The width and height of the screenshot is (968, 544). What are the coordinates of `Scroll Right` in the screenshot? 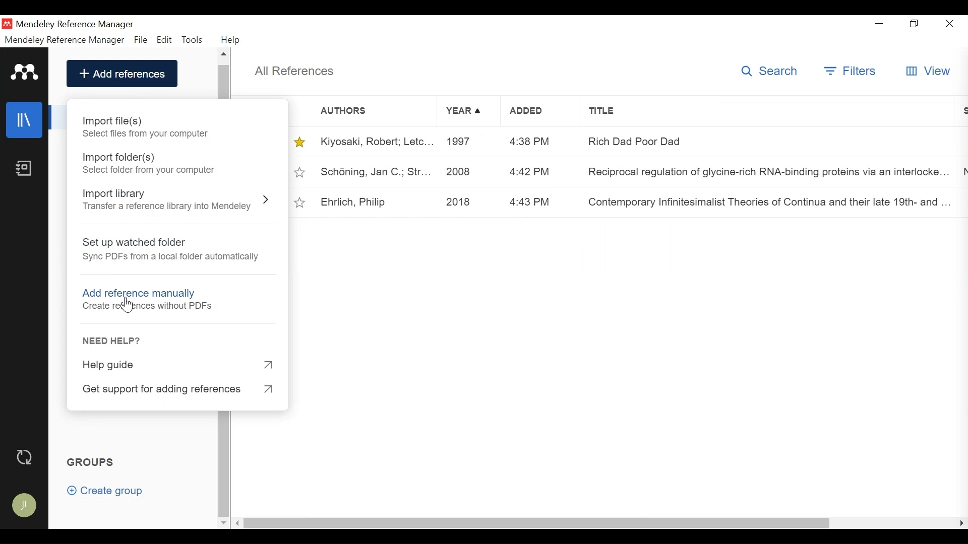 It's located at (960, 523).